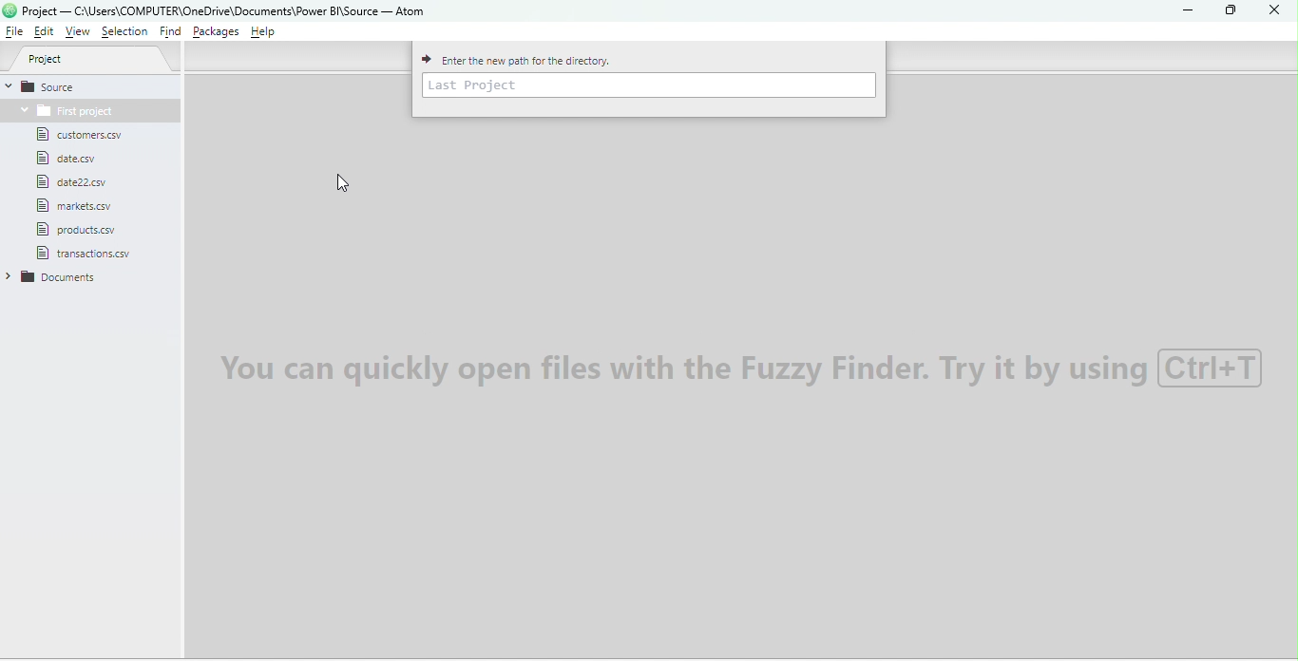  Describe the element at coordinates (86, 135) in the screenshot. I see `File` at that location.